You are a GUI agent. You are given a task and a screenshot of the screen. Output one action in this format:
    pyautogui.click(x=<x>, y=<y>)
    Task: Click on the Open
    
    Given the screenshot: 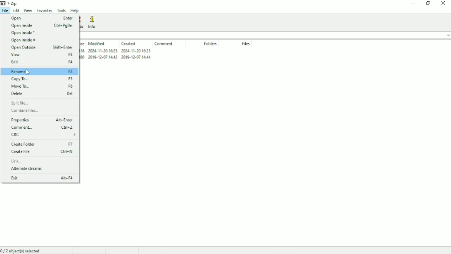 What is the action you would take?
    pyautogui.click(x=42, y=18)
    